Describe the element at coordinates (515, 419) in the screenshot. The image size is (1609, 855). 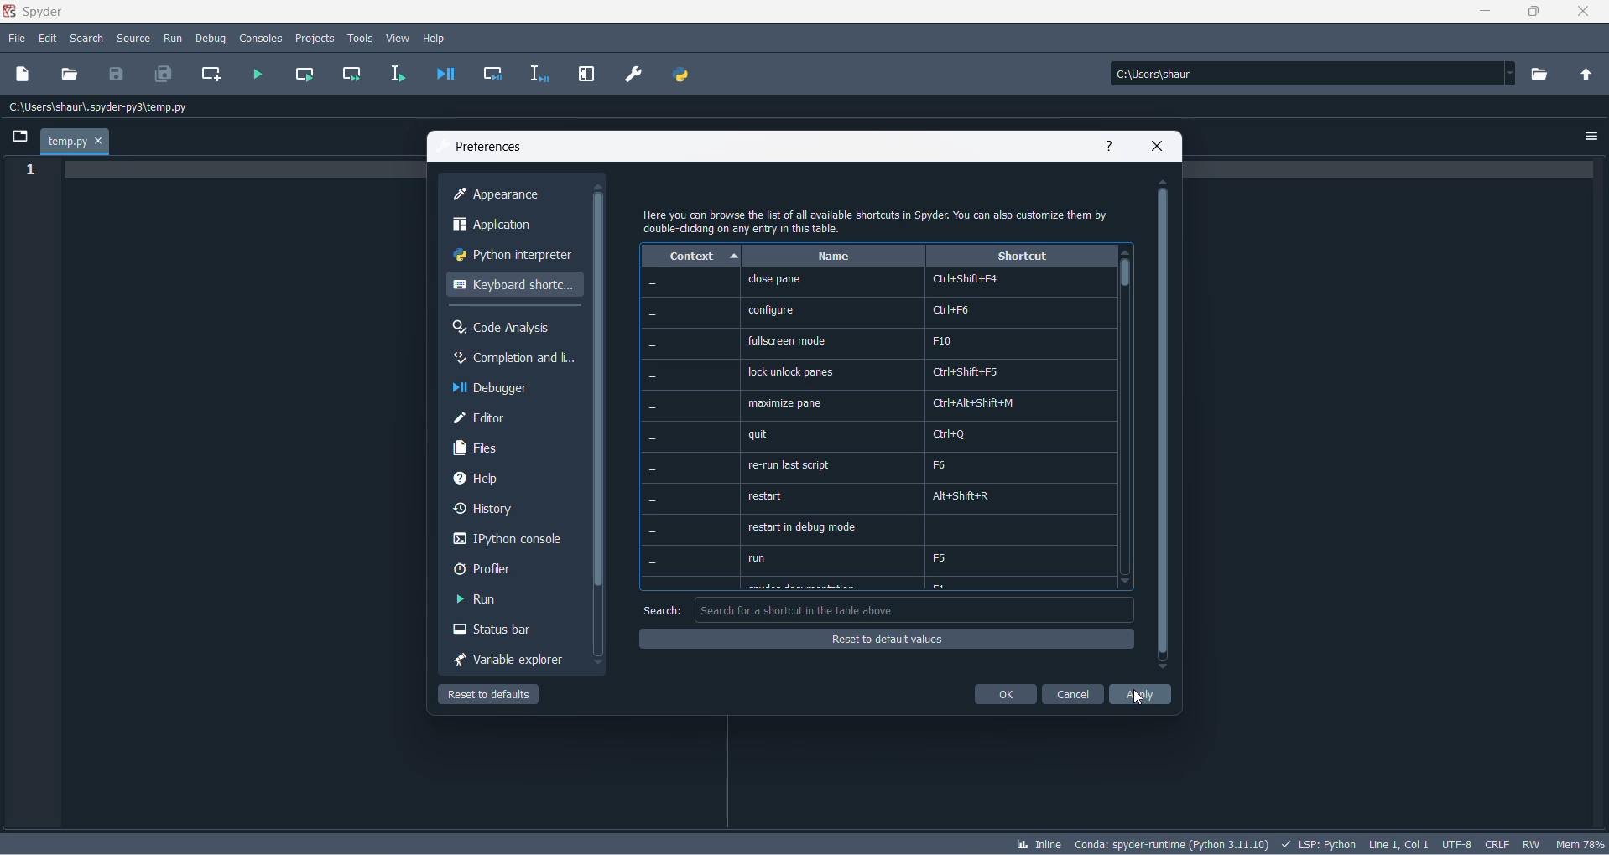
I see `editor` at that location.